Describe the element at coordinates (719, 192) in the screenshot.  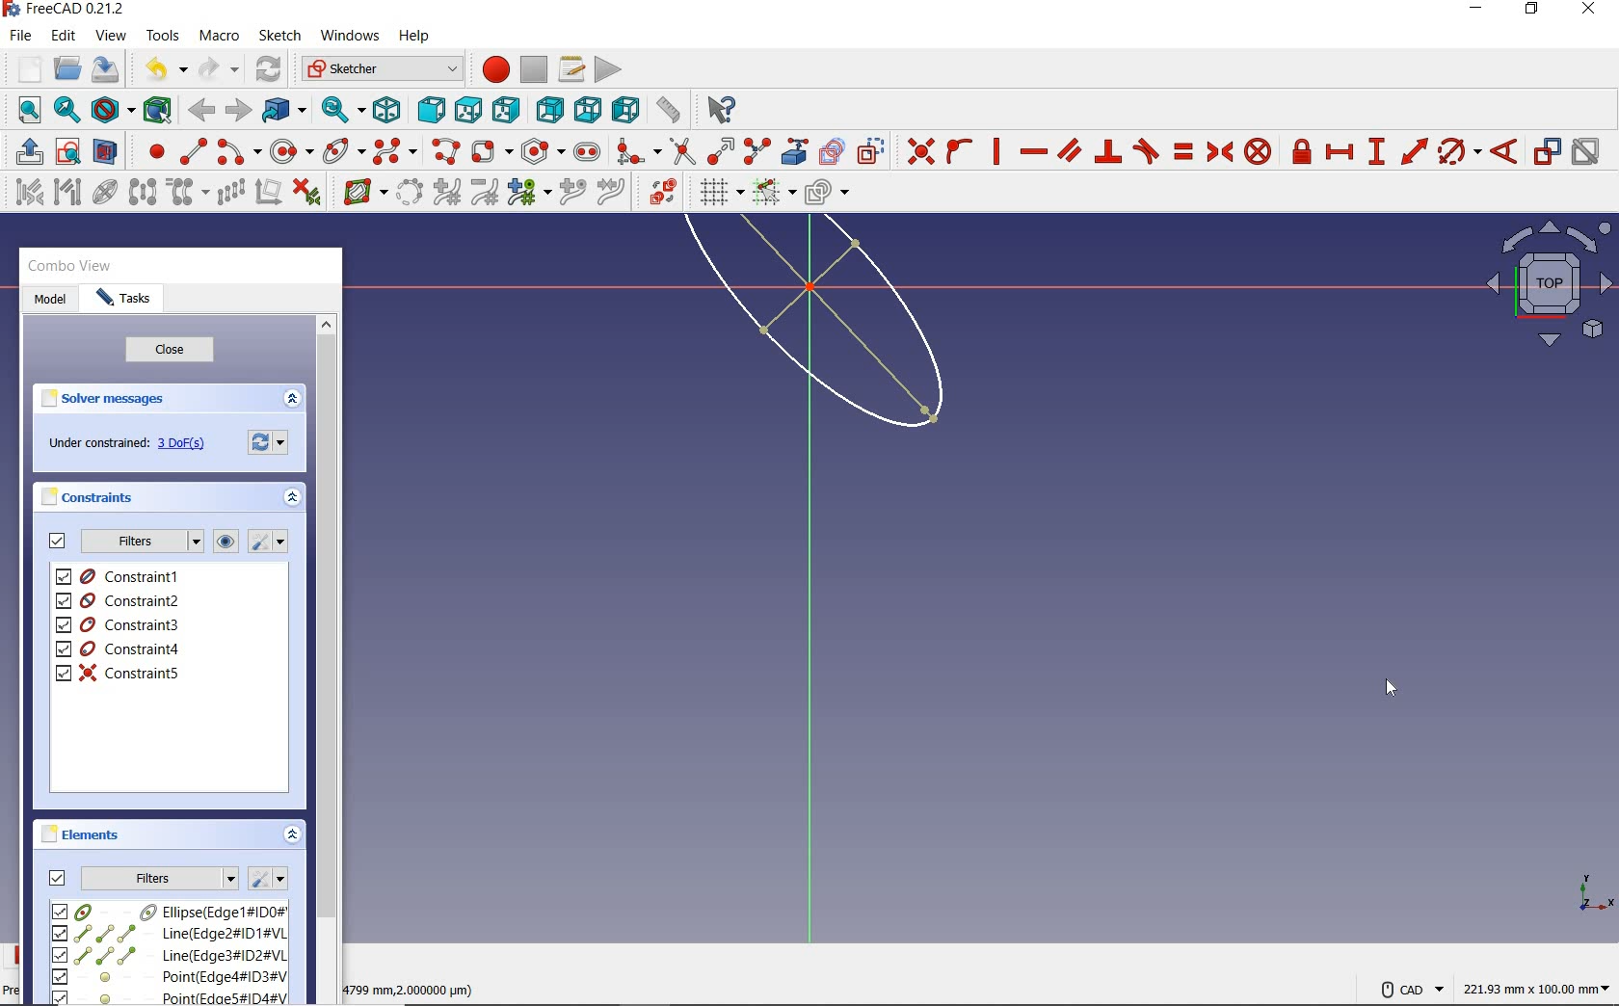
I see `toggle grid` at that location.